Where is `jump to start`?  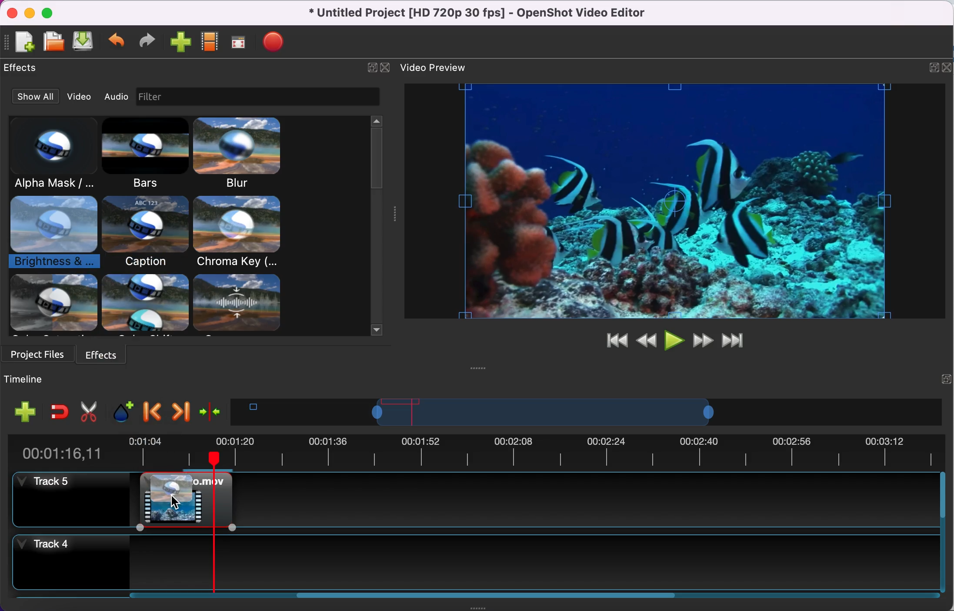
jump to start is located at coordinates (612, 342).